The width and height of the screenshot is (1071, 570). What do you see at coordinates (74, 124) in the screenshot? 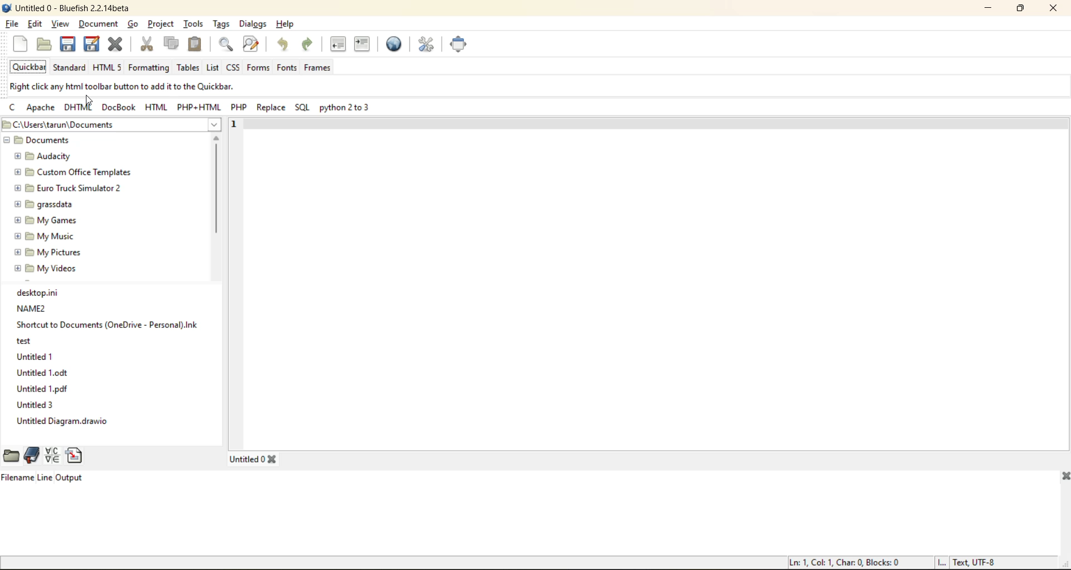
I see `file location` at bounding box center [74, 124].